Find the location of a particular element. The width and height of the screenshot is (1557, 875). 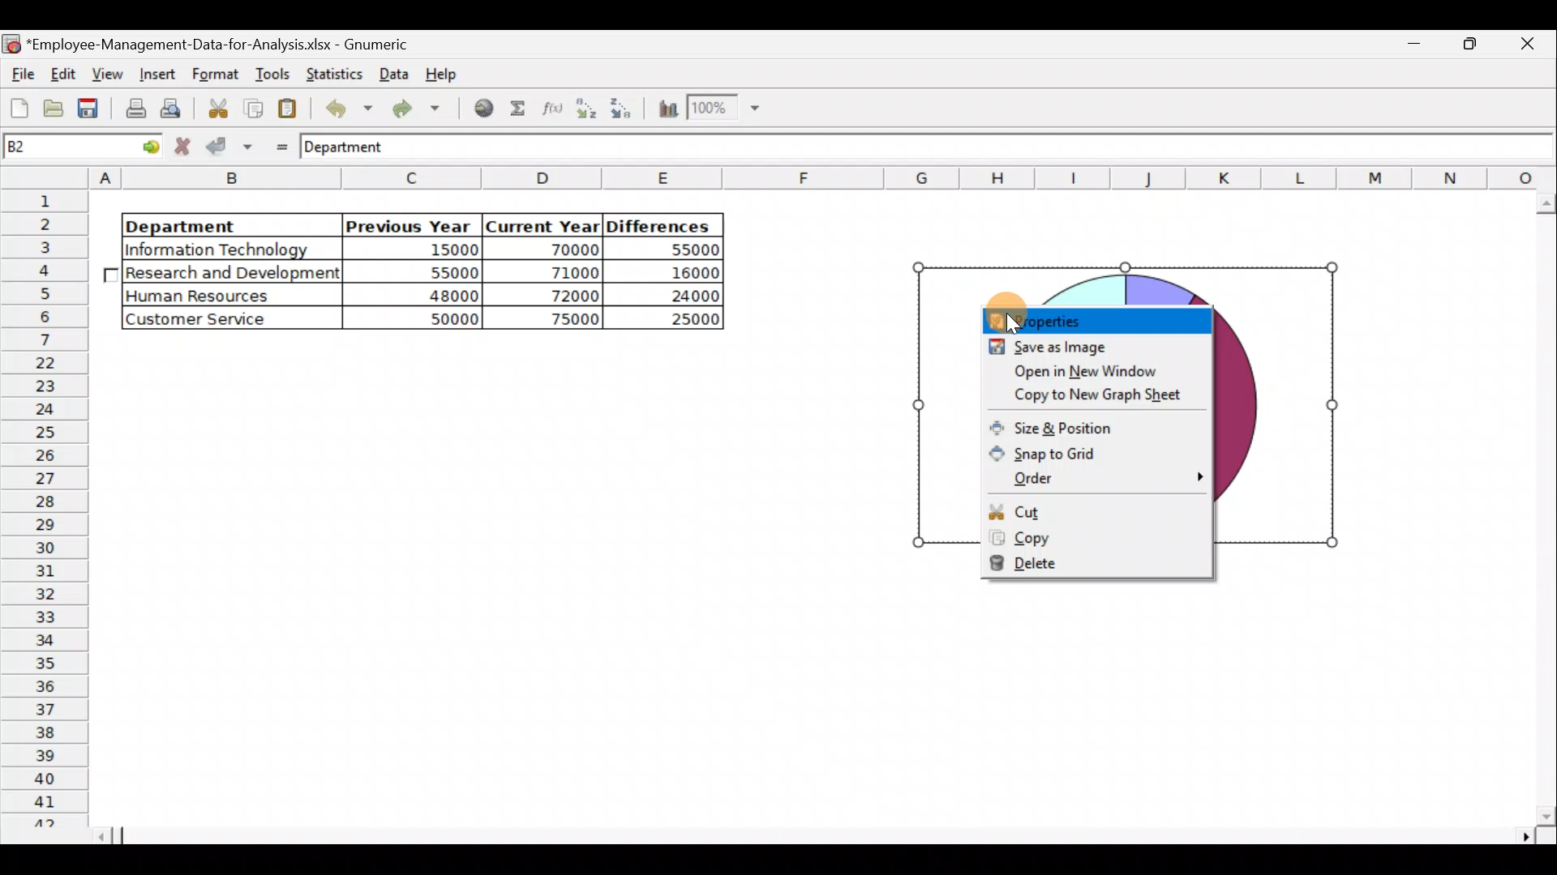

Sort in descending order is located at coordinates (623, 109).